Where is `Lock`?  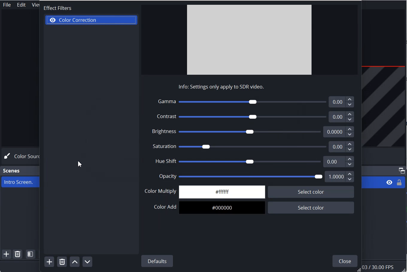 Lock is located at coordinates (399, 182).